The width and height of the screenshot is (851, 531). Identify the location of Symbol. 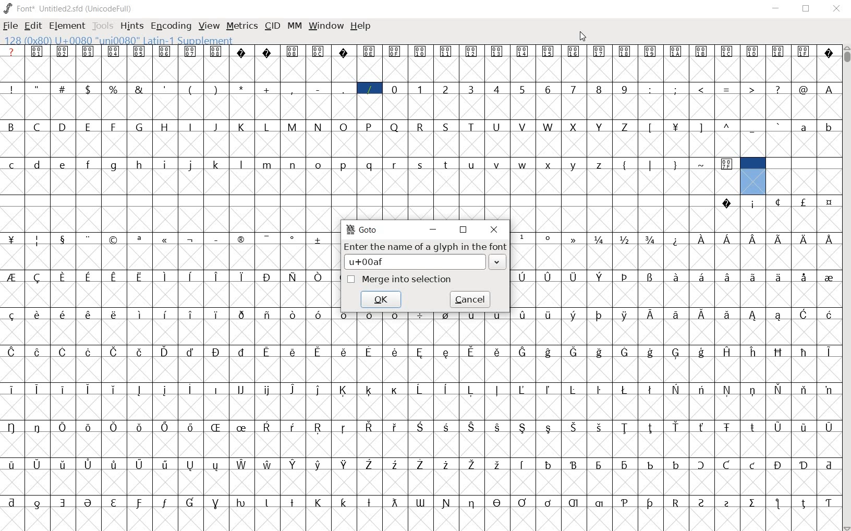
(752, 351).